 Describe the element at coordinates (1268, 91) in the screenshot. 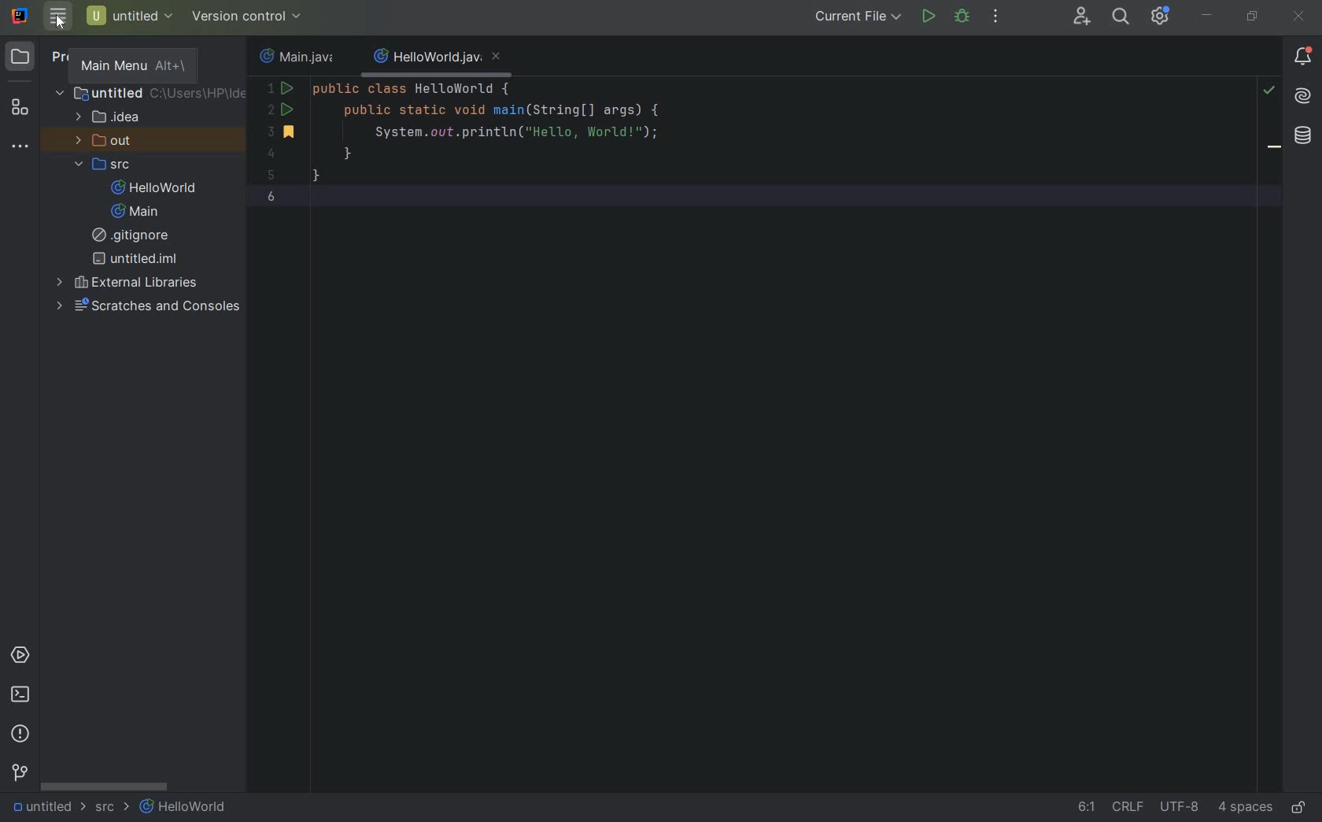

I see `highlight problems` at that location.